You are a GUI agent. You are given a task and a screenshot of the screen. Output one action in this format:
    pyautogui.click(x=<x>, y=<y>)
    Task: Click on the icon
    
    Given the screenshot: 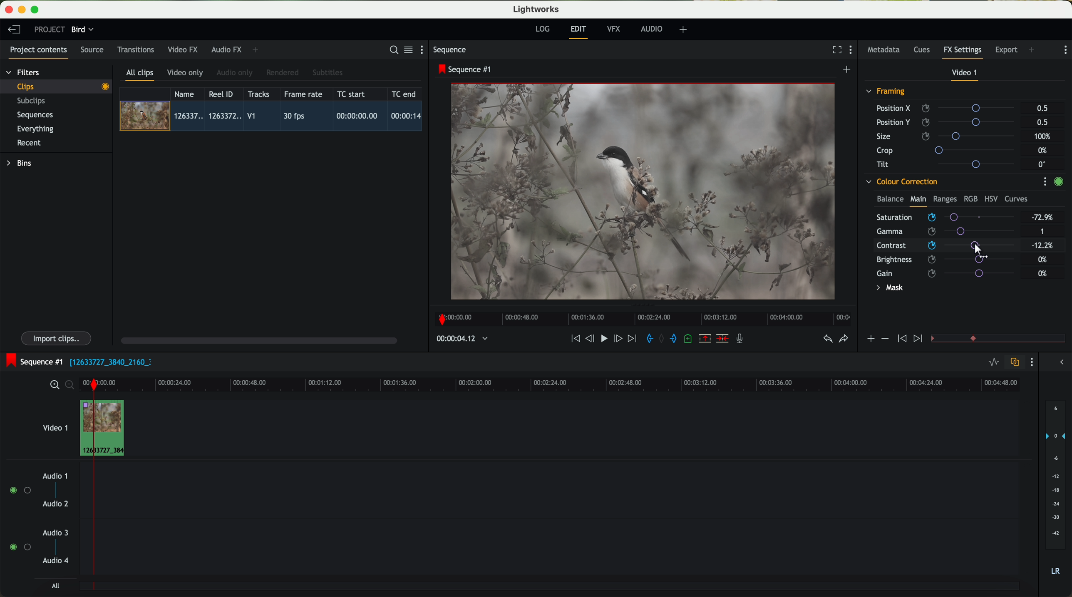 What is the action you would take?
    pyautogui.click(x=884, y=339)
    